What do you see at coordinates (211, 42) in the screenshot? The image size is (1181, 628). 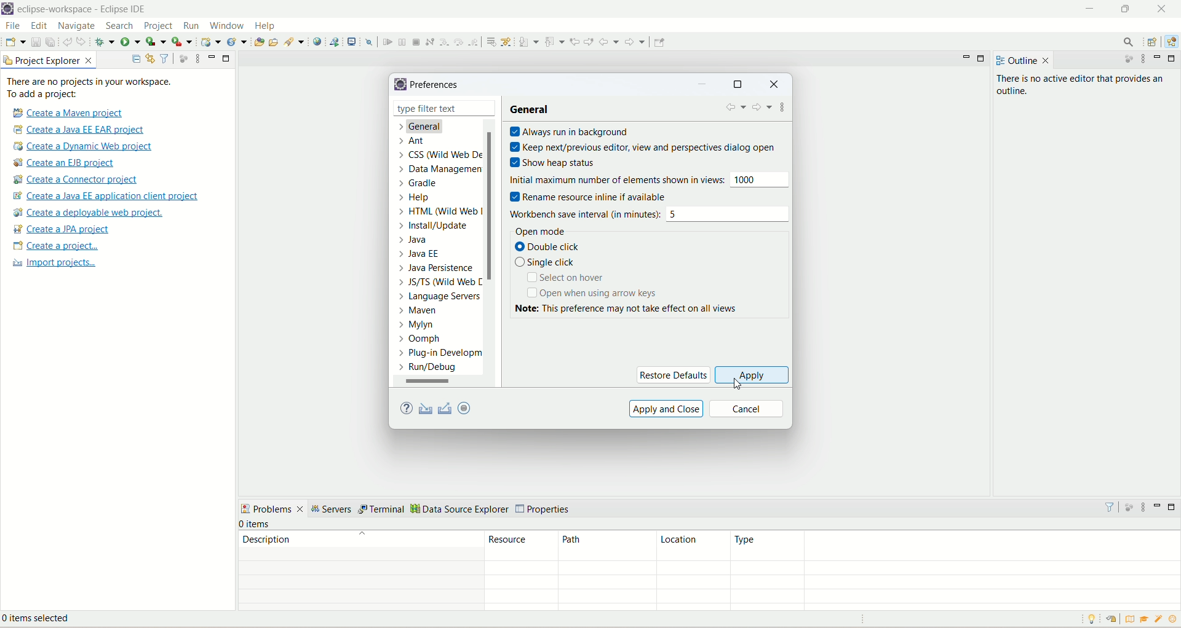 I see `create a dynamic web project` at bounding box center [211, 42].